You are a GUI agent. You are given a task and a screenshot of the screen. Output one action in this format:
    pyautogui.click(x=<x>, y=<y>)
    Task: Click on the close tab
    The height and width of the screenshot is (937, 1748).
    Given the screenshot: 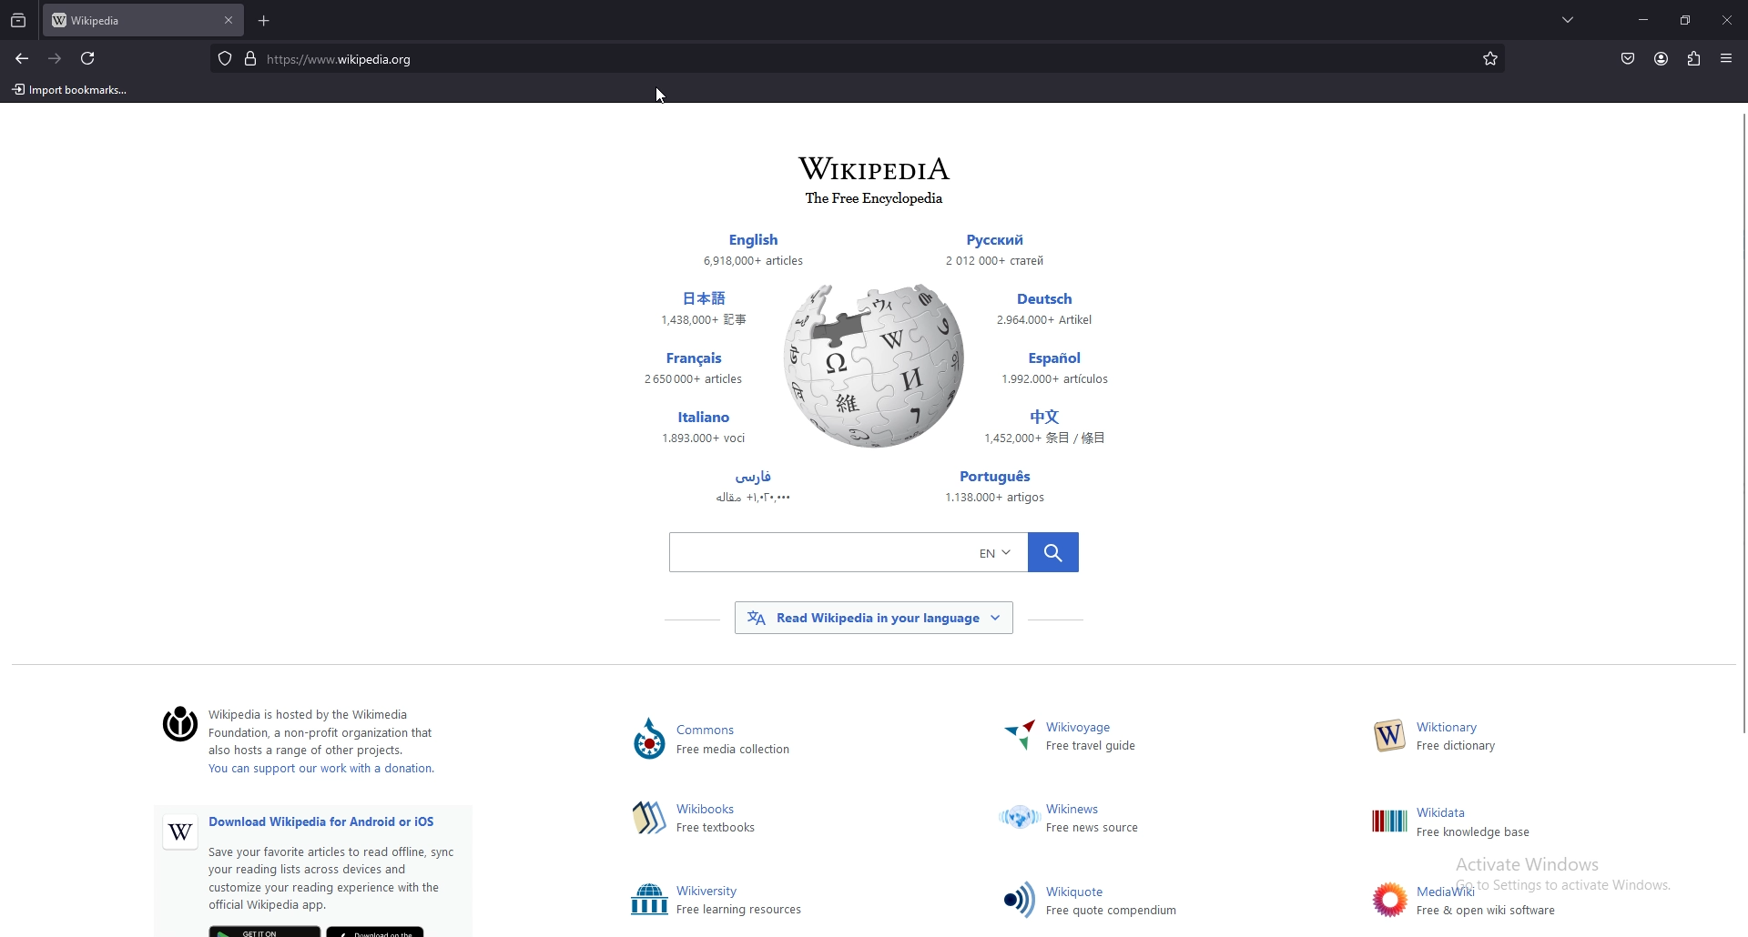 What is the action you would take?
    pyautogui.click(x=229, y=20)
    